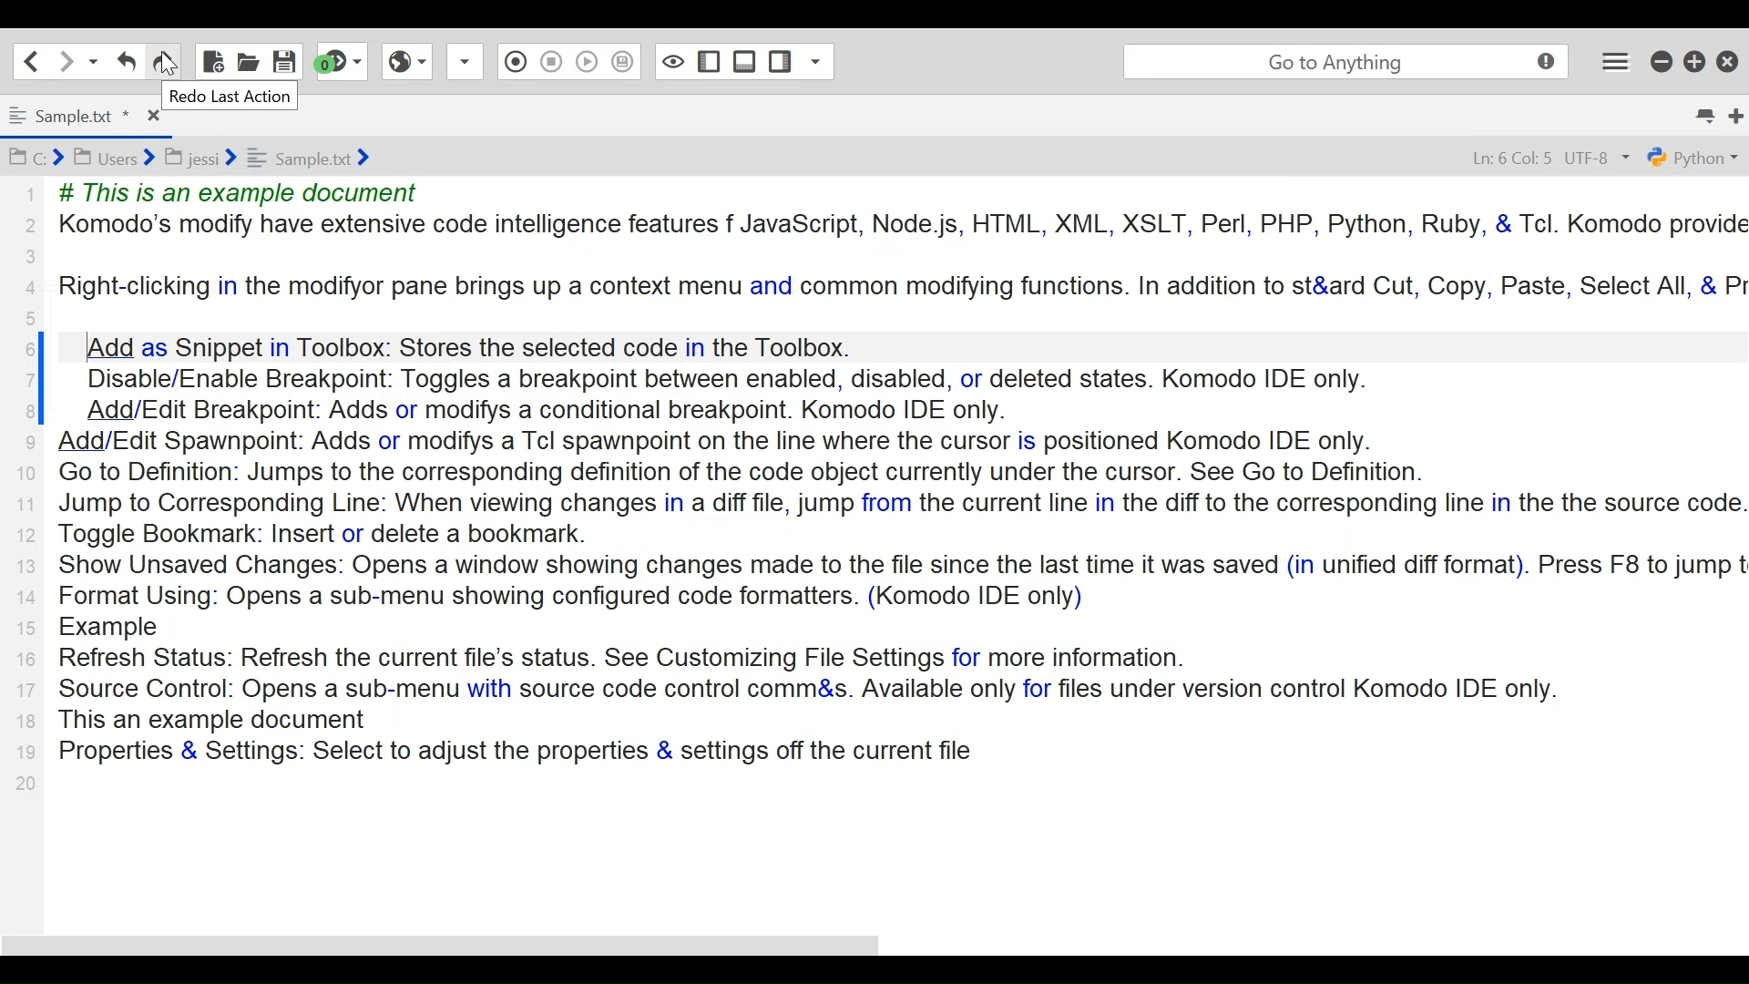 This screenshot has width=1749, height=984. I want to click on Current Tab, so click(68, 118).